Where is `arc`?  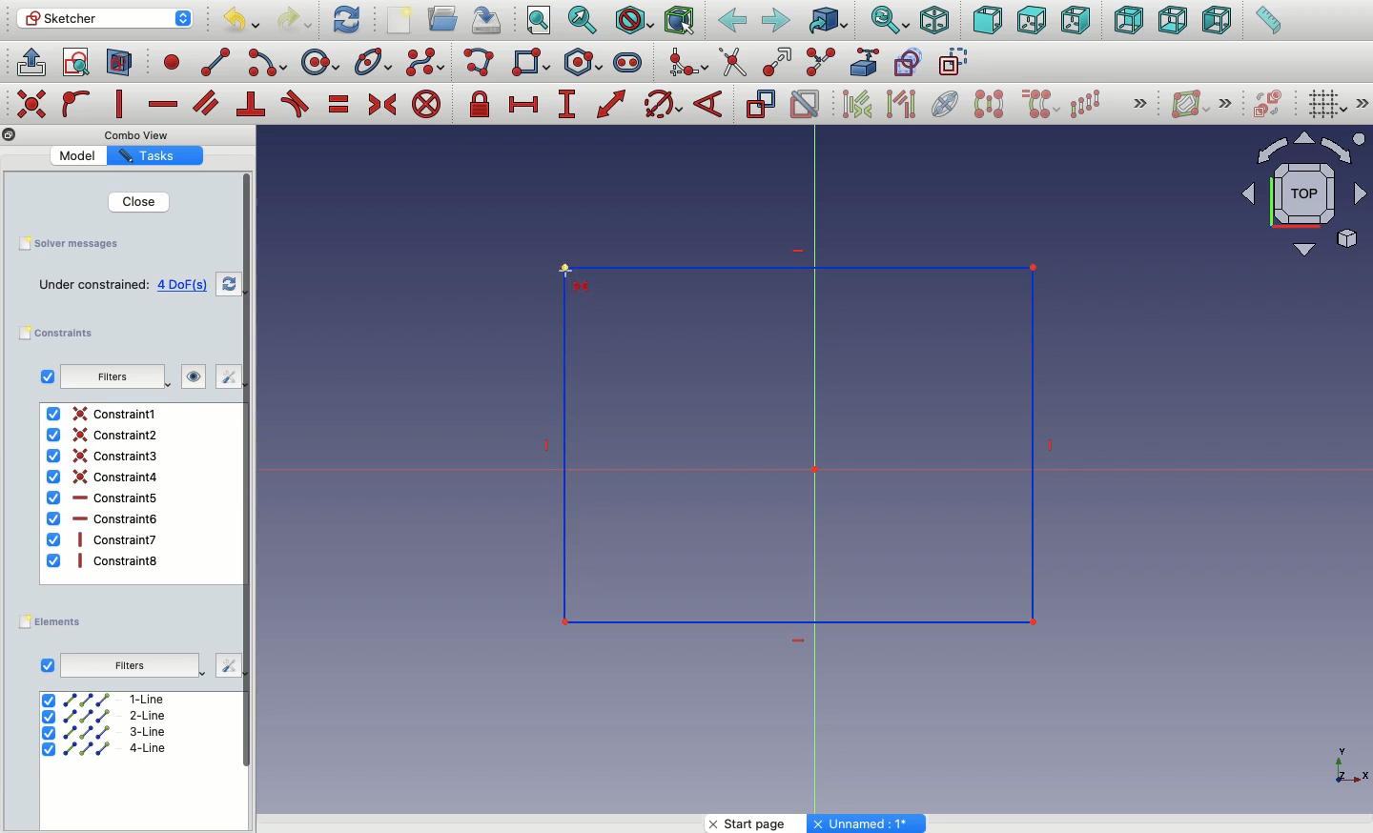
arc is located at coordinates (269, 63).